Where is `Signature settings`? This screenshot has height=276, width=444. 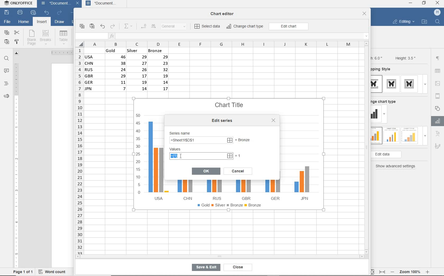
Signature settings is located at coordinates (437, 147).